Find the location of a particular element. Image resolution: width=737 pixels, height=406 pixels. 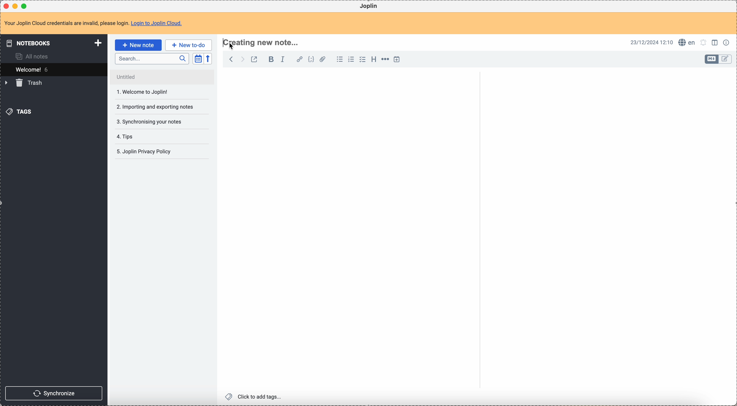

synchronising your notes is located at coordinates (152, 107).